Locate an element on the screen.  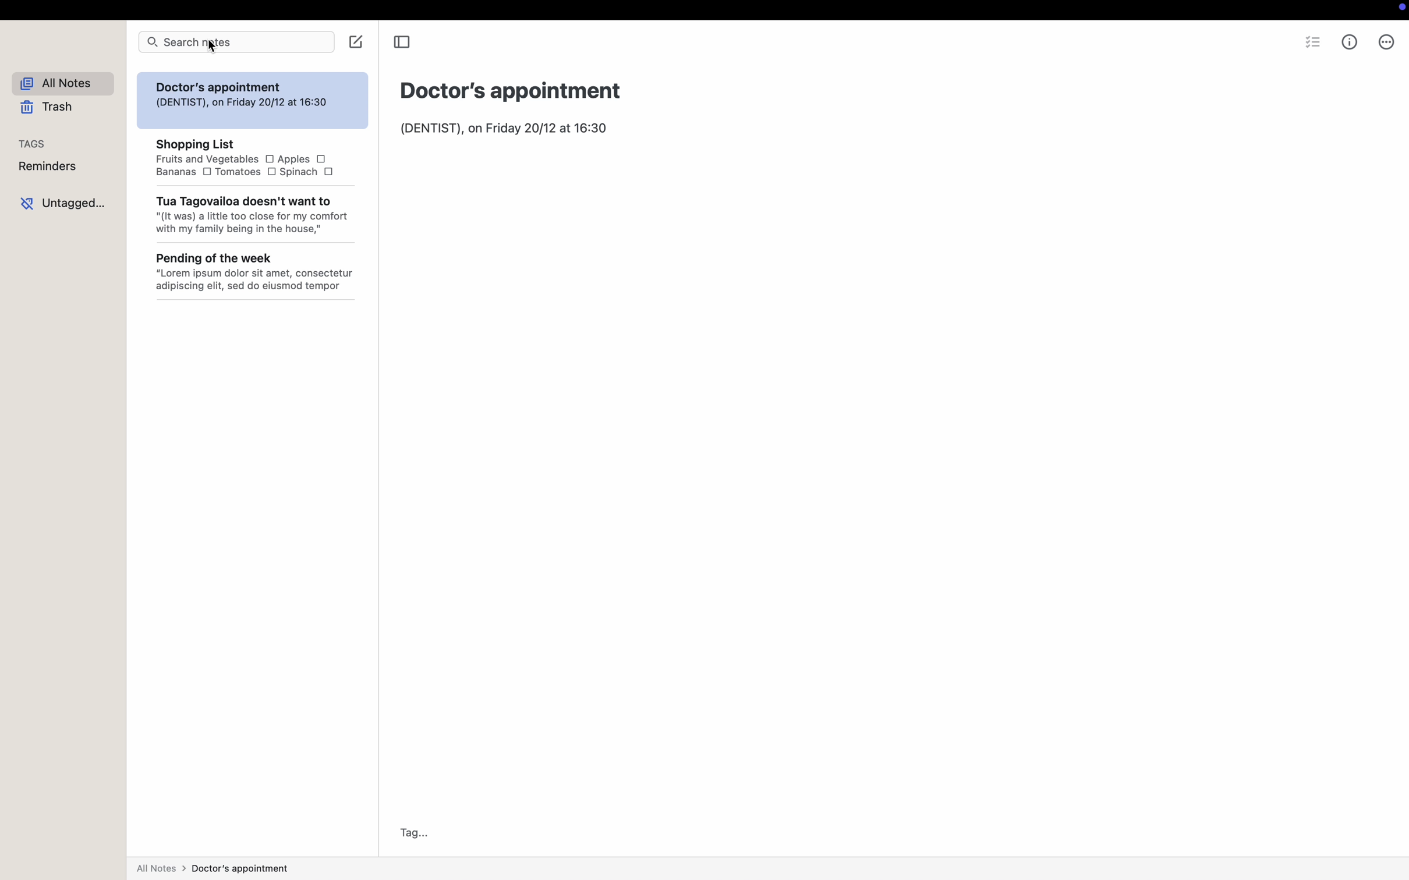
tags is located at coordinates (33, 144).